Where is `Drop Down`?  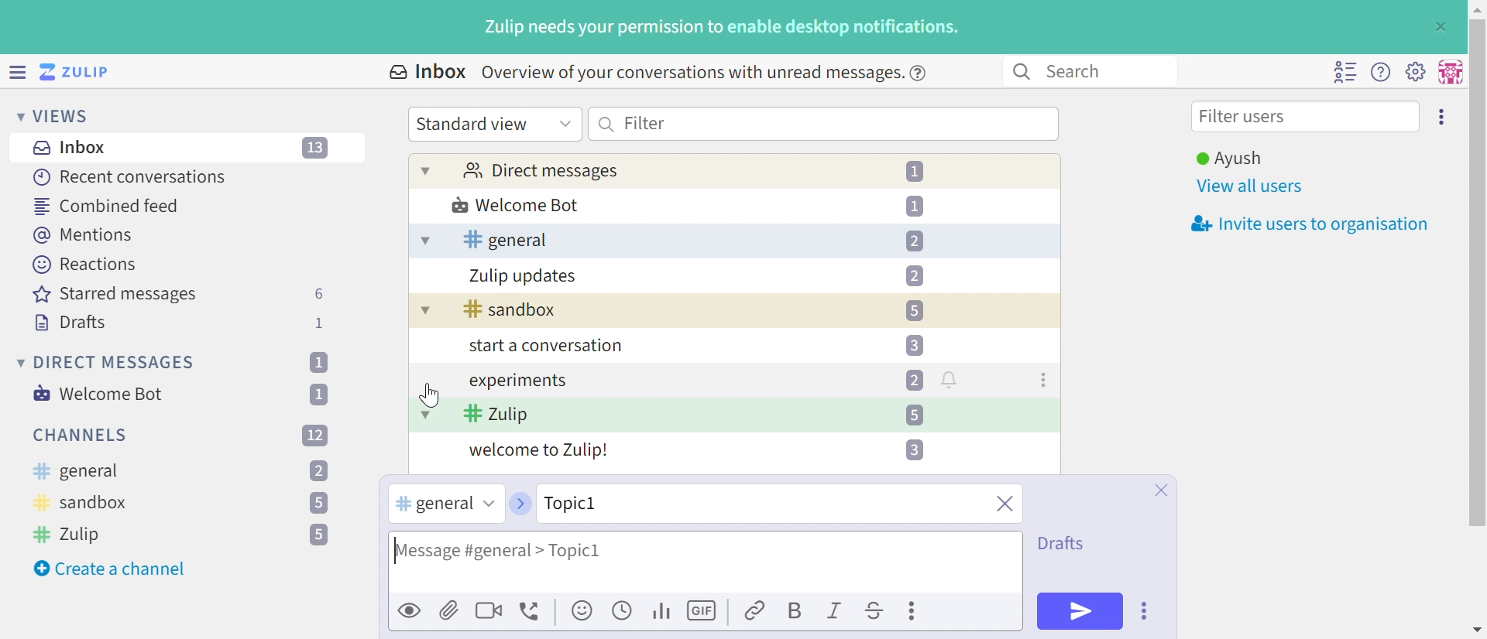 Drop Down is located at coordinates (18, 362).